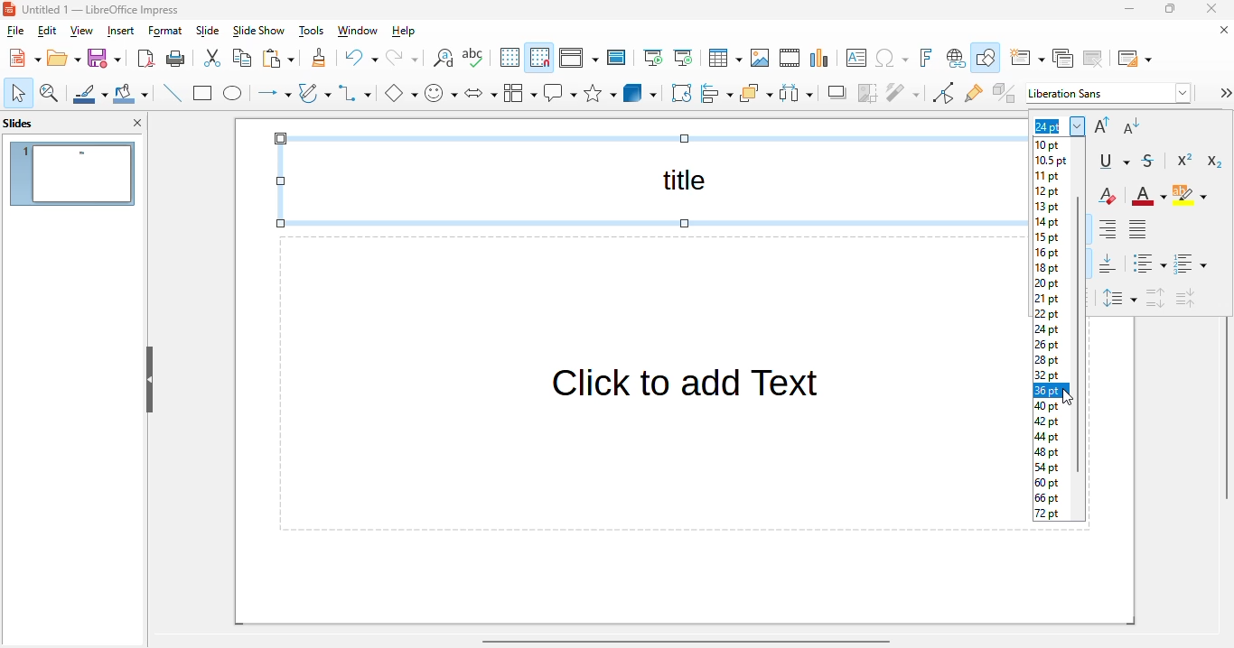  I want to click on flowchart, so click(519, 93).